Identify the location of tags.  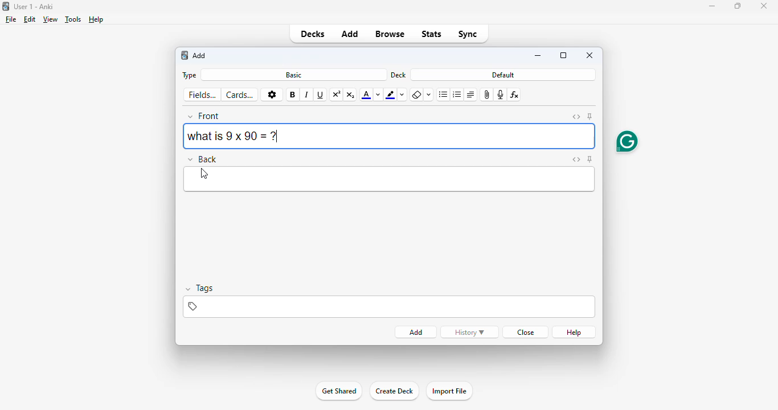
(389, 307).